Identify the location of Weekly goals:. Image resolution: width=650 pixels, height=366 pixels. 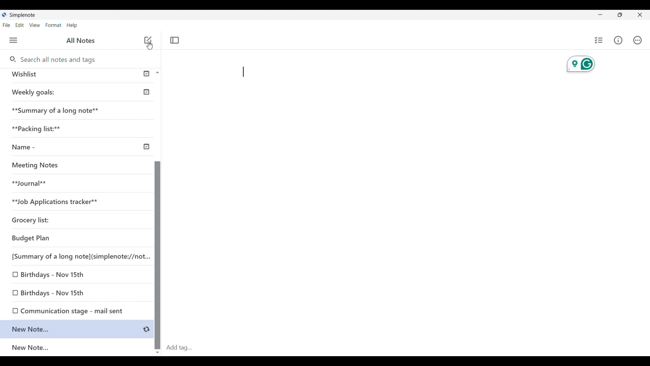
(37, 92).